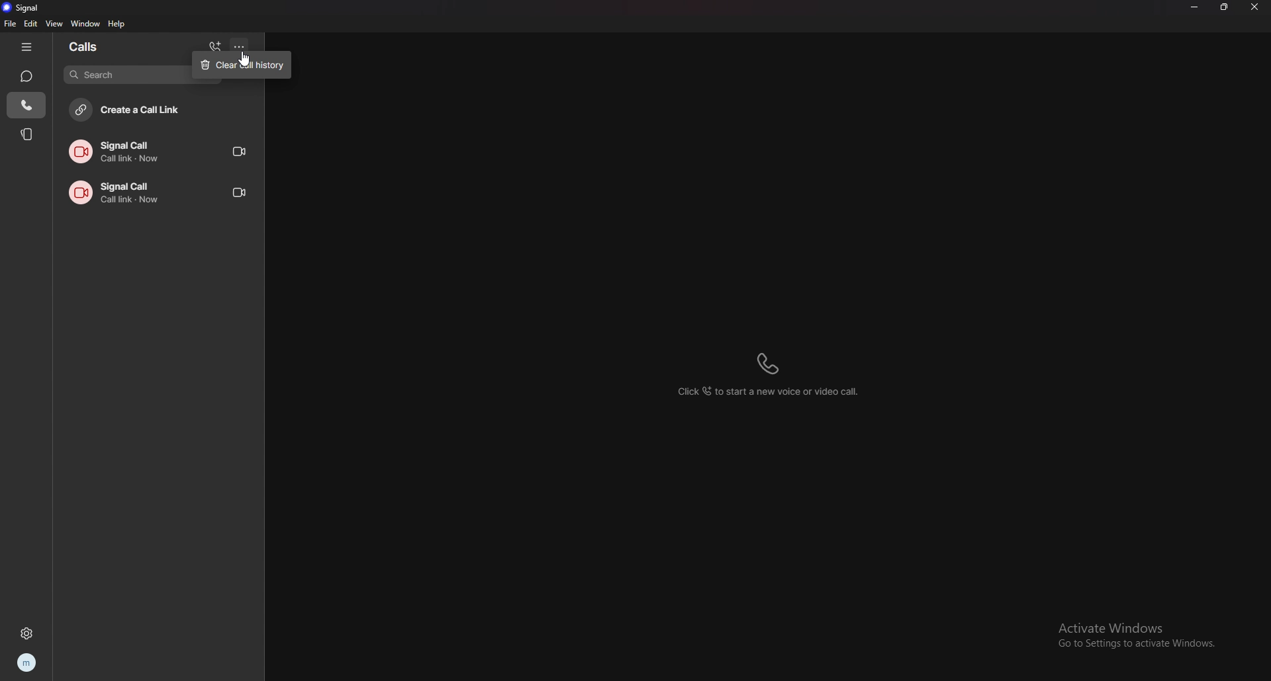  Describe the element at coordinates (244, 44) in the screenshot. I see `options` at that location.